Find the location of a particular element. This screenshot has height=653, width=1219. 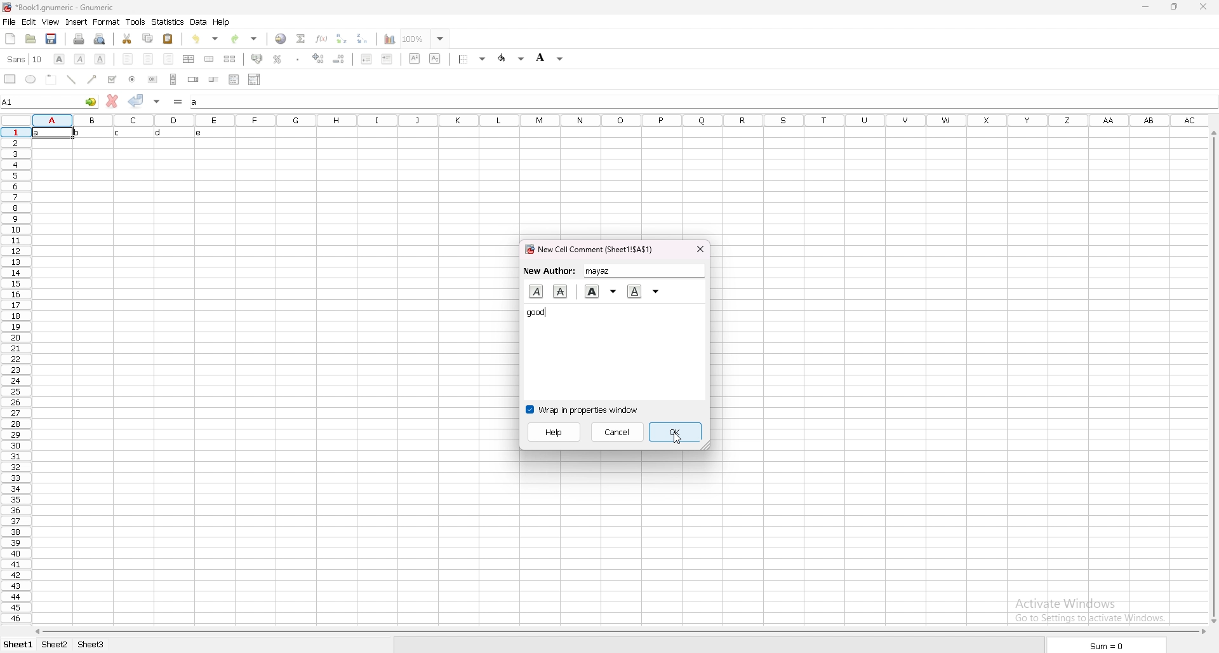

underline is located at coordinates (645, 291).